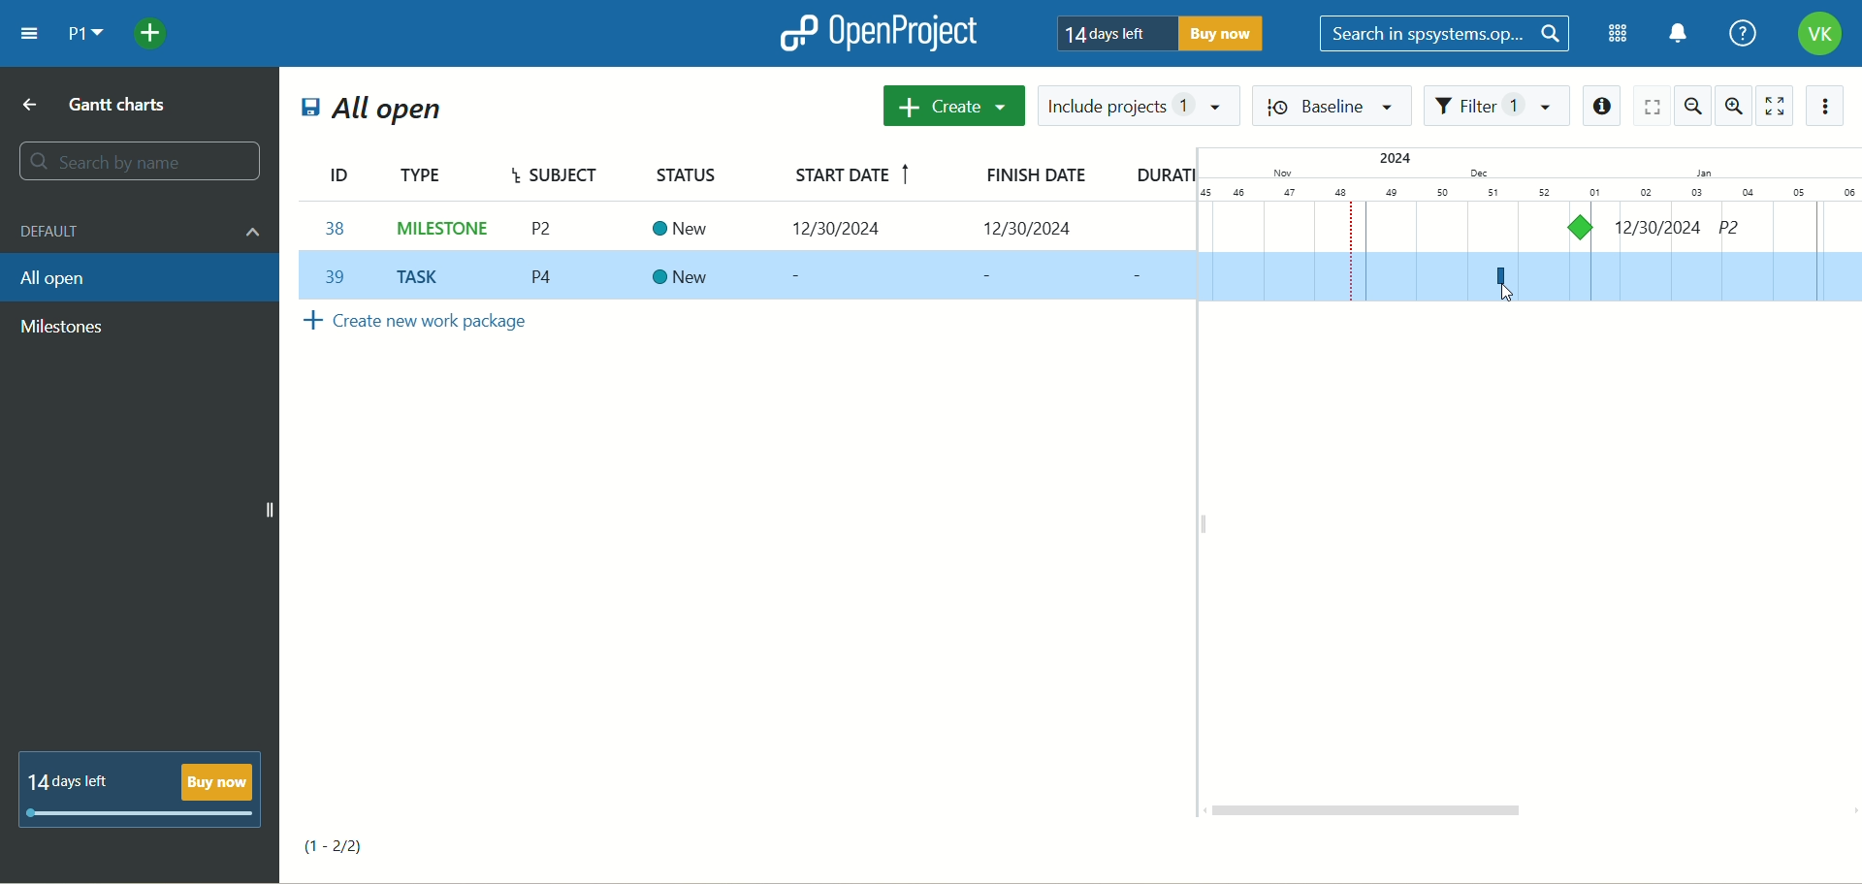 The height and width of the screenshot is (884, 1862). What do you see at coordinates (342, 168) in the screenshot?
I see `ID` at bounding box center [342, 168].